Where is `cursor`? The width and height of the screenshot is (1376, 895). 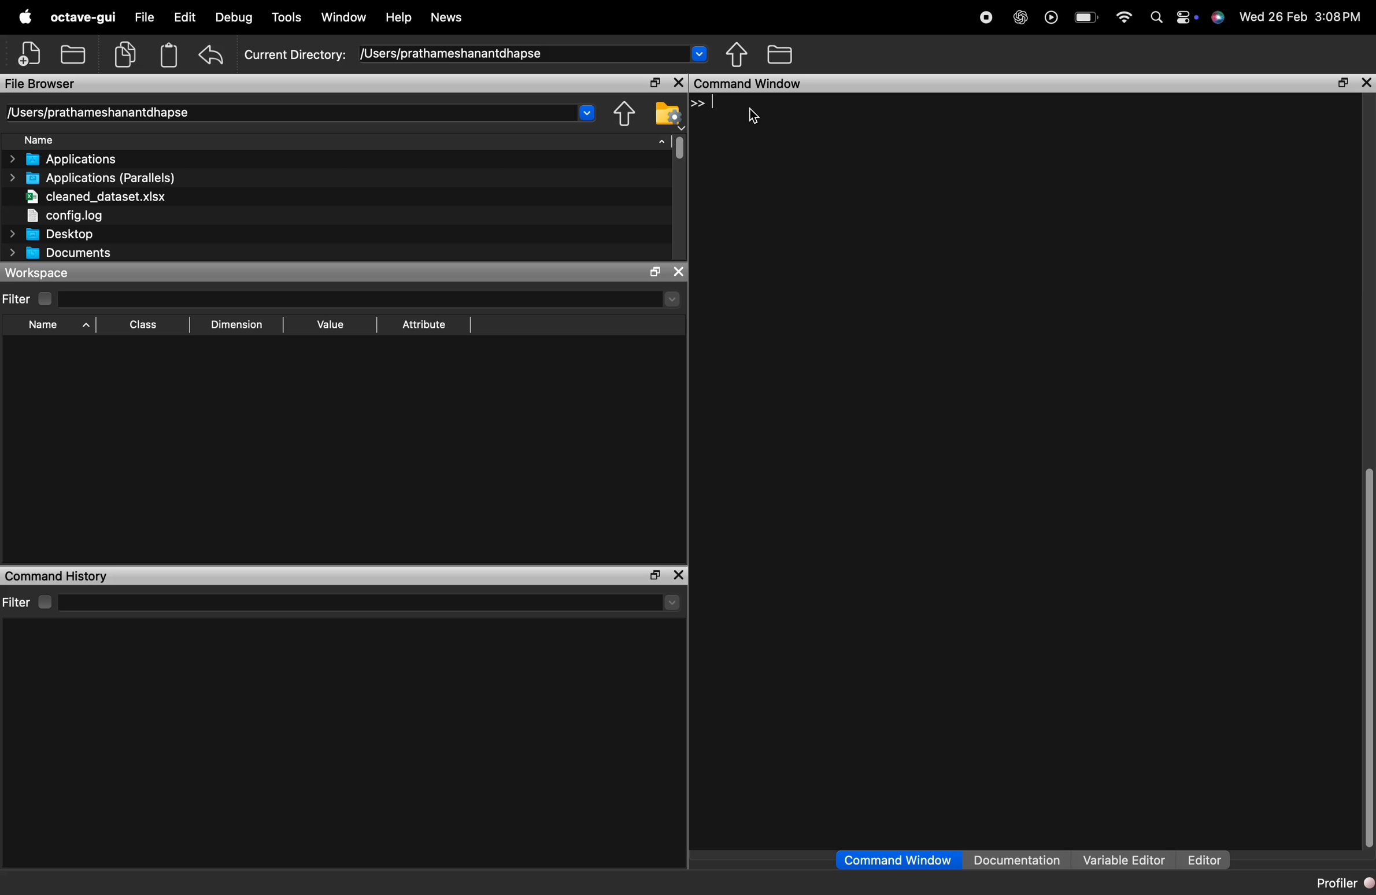
cursor is located at coordinates (754, 116).